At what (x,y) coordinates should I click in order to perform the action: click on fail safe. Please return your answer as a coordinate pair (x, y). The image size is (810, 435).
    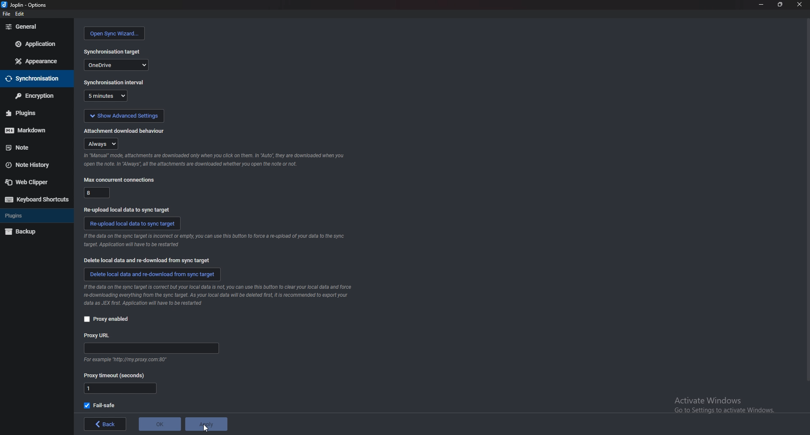
    Looking at the image, I should click on (103, 405).